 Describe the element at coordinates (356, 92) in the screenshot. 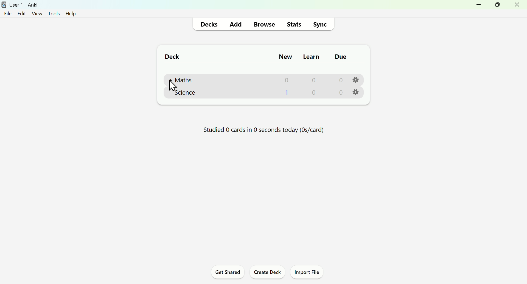

I see `Settings` at that location.